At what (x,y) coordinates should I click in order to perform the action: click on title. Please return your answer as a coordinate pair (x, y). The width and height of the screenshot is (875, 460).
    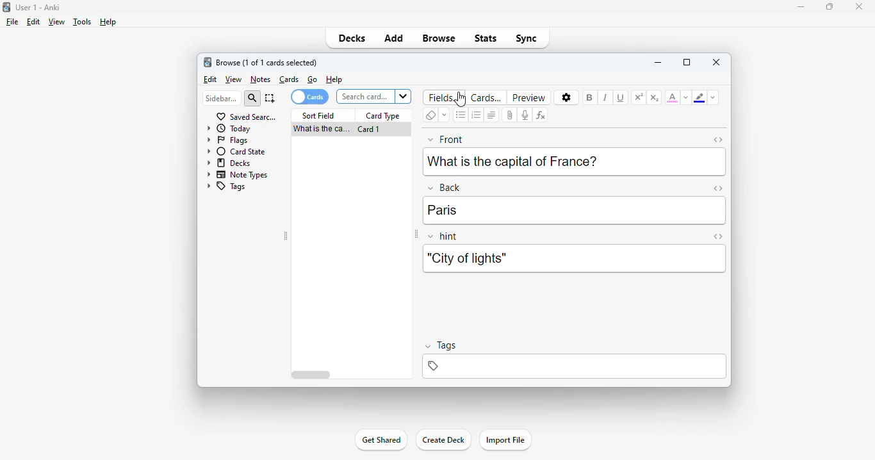
    Looking at the image, I should click on (38, 7).